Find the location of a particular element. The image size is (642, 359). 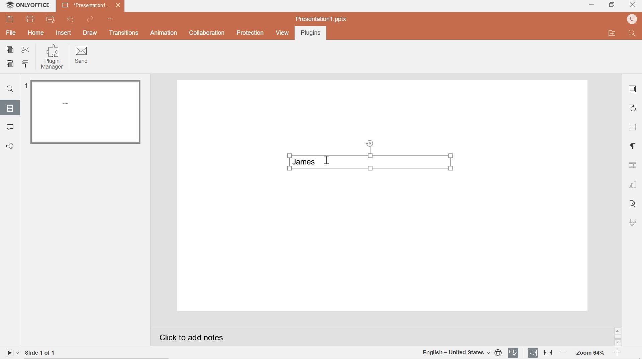

shape settings is located at coordinates (633, 108).